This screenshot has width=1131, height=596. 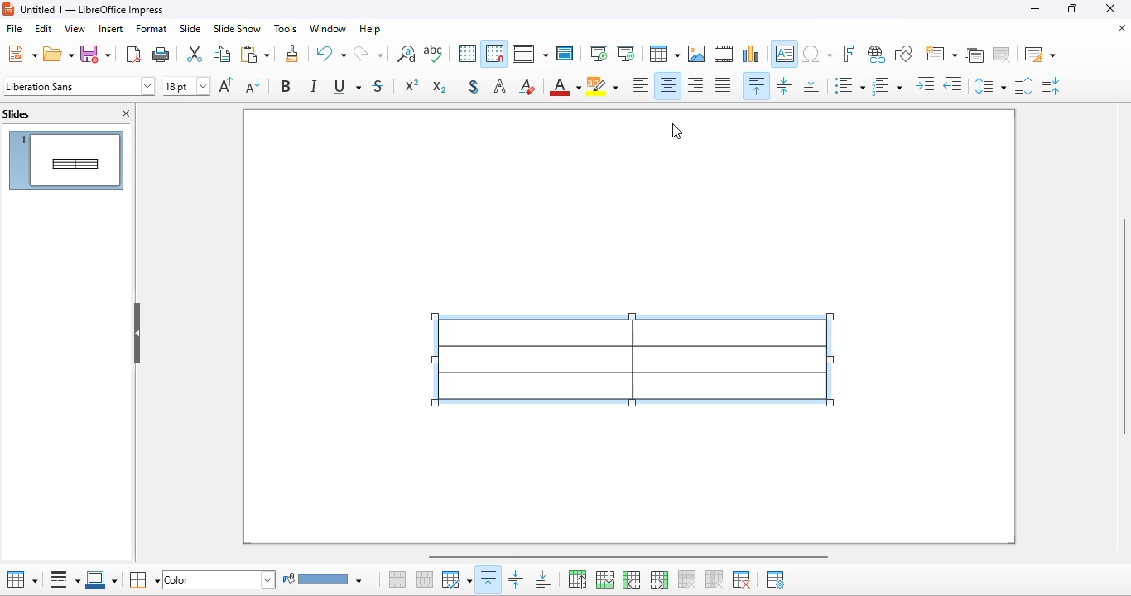 What do you see at coordinates (79, 86) in the screenshot?
I see `font name` at bounding box center [79, 86].